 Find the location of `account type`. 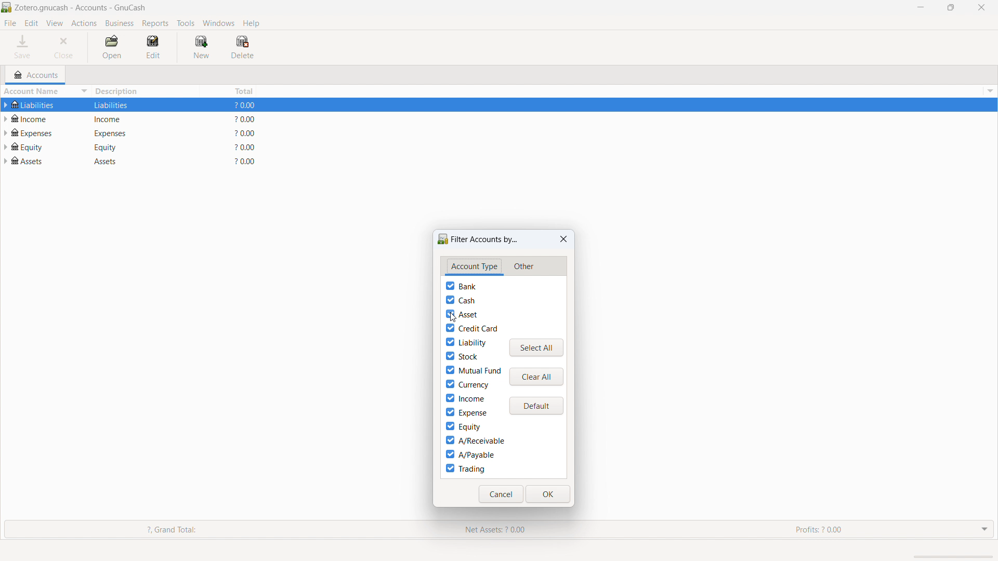

account type is located at coordinates (474, 266).